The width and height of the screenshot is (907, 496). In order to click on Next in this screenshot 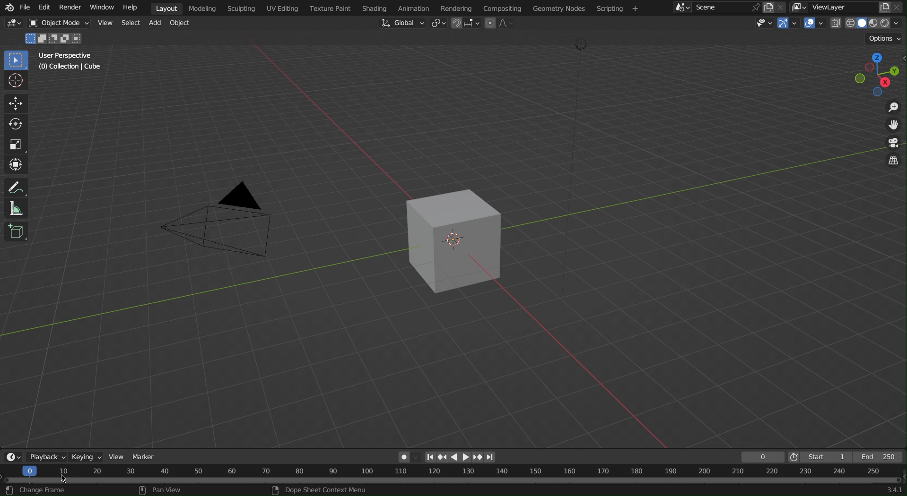, I will do `click(480, 457)`.